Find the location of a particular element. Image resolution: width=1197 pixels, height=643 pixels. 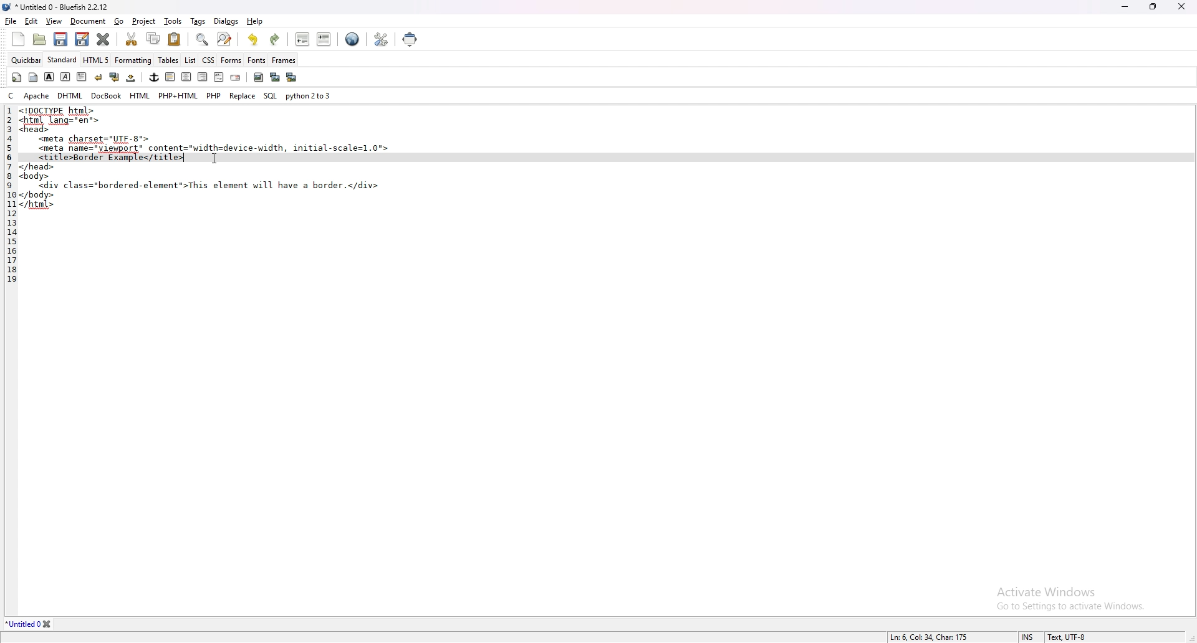

INS is located at coordinates (1029, 637).